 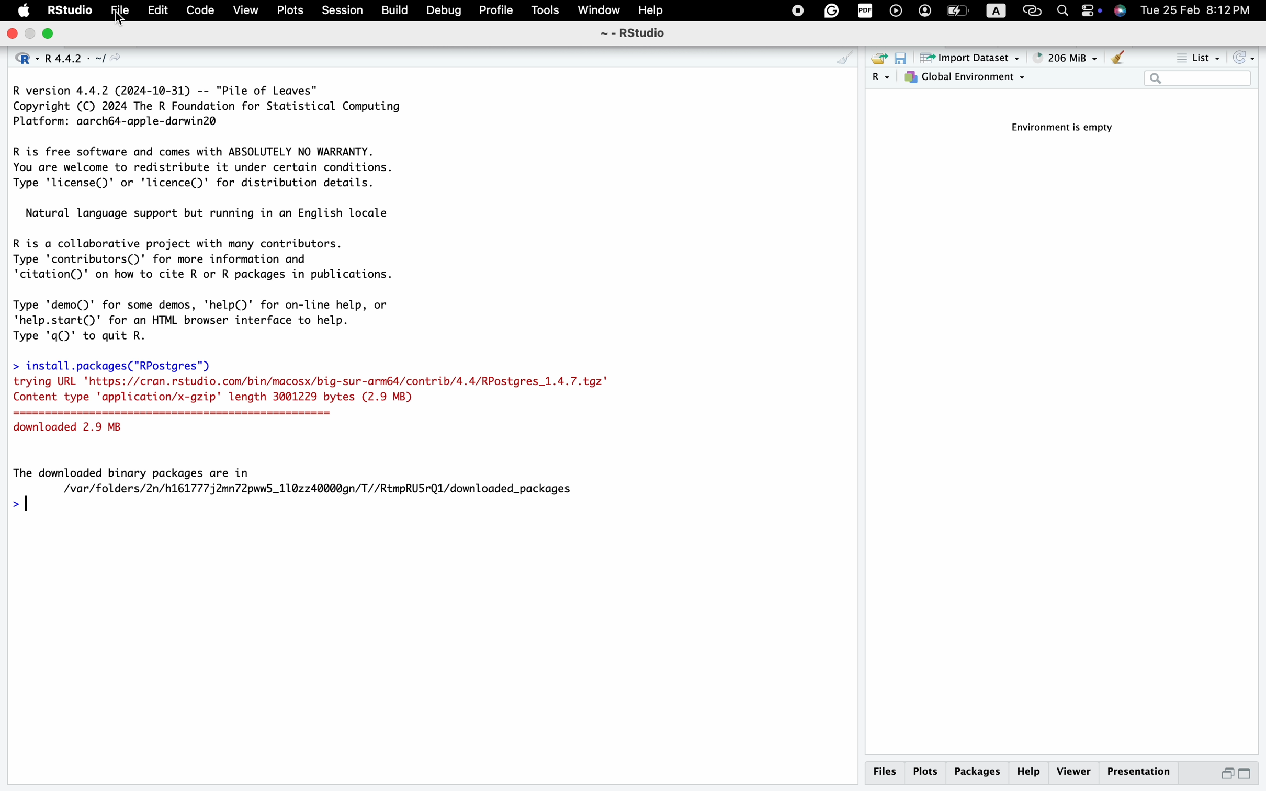 What do you see at coordinates (288, 10) in the screenshot?
I see `plots` at bounding box center [288, 10].